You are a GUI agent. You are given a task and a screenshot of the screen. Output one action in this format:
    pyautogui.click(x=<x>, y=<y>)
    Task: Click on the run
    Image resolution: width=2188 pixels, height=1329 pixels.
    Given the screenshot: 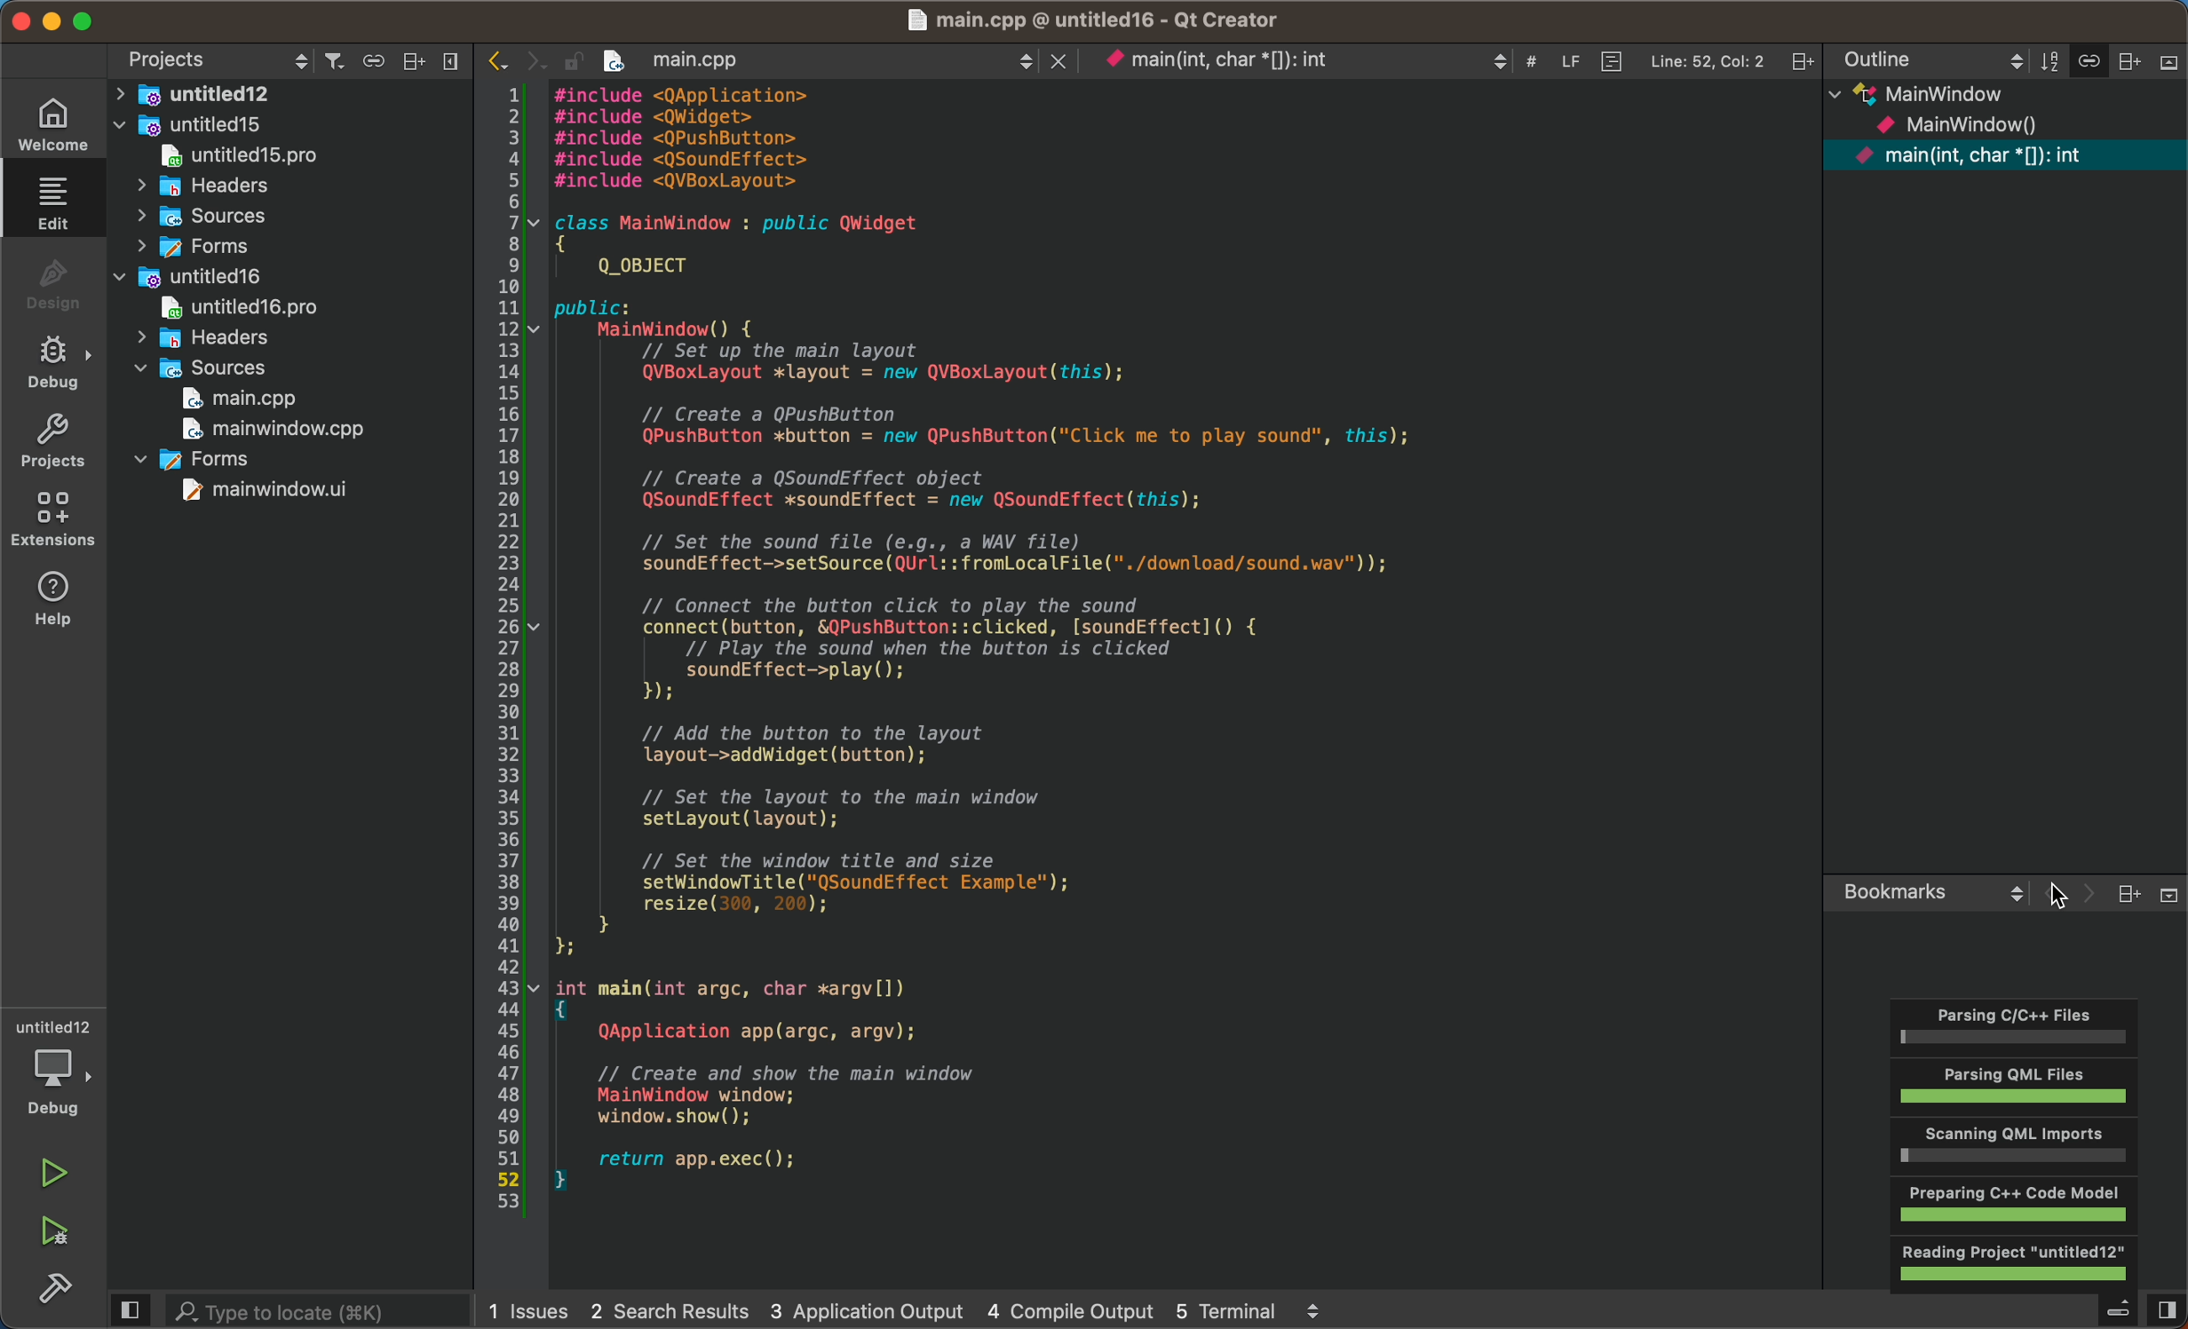 What is the action you would take?
    pyautogui.click(x=57, y=1175)
    